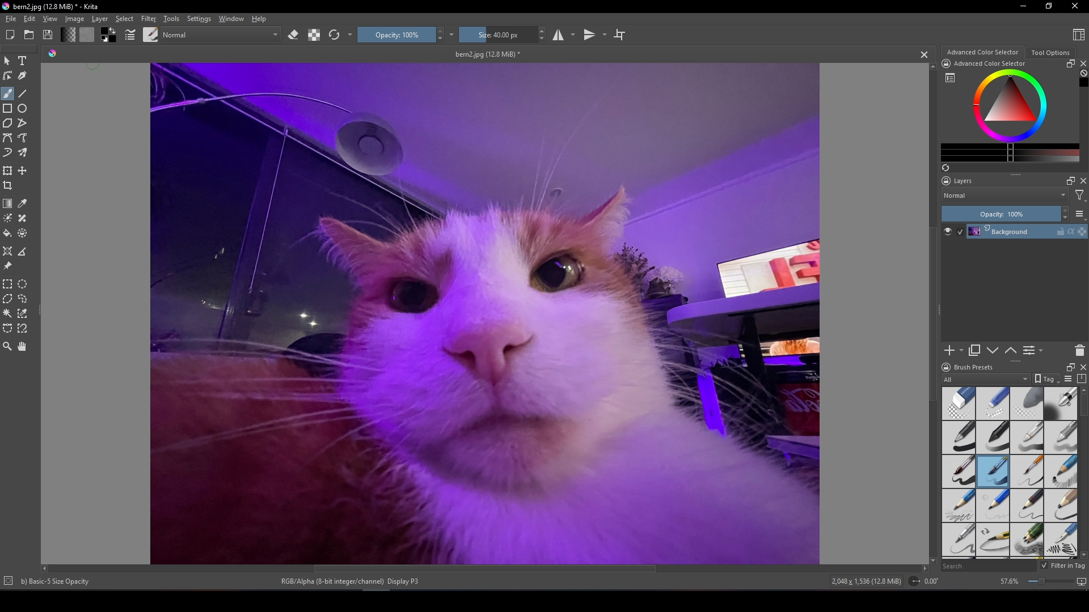 The width and height of the screenshot is (1089, 612). Describe the element at coordinates (8, 138) in the screenshot. I see `Bezier line tool` at that location.